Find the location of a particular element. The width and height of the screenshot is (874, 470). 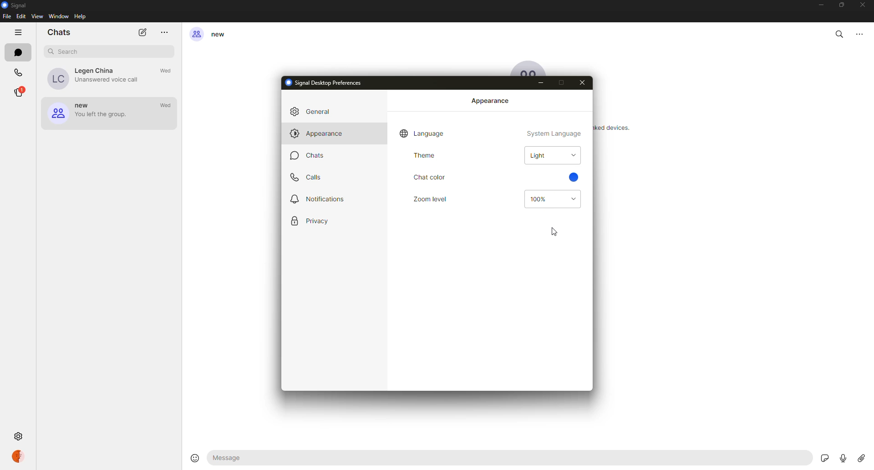

view is located at coordinates (38, 17).